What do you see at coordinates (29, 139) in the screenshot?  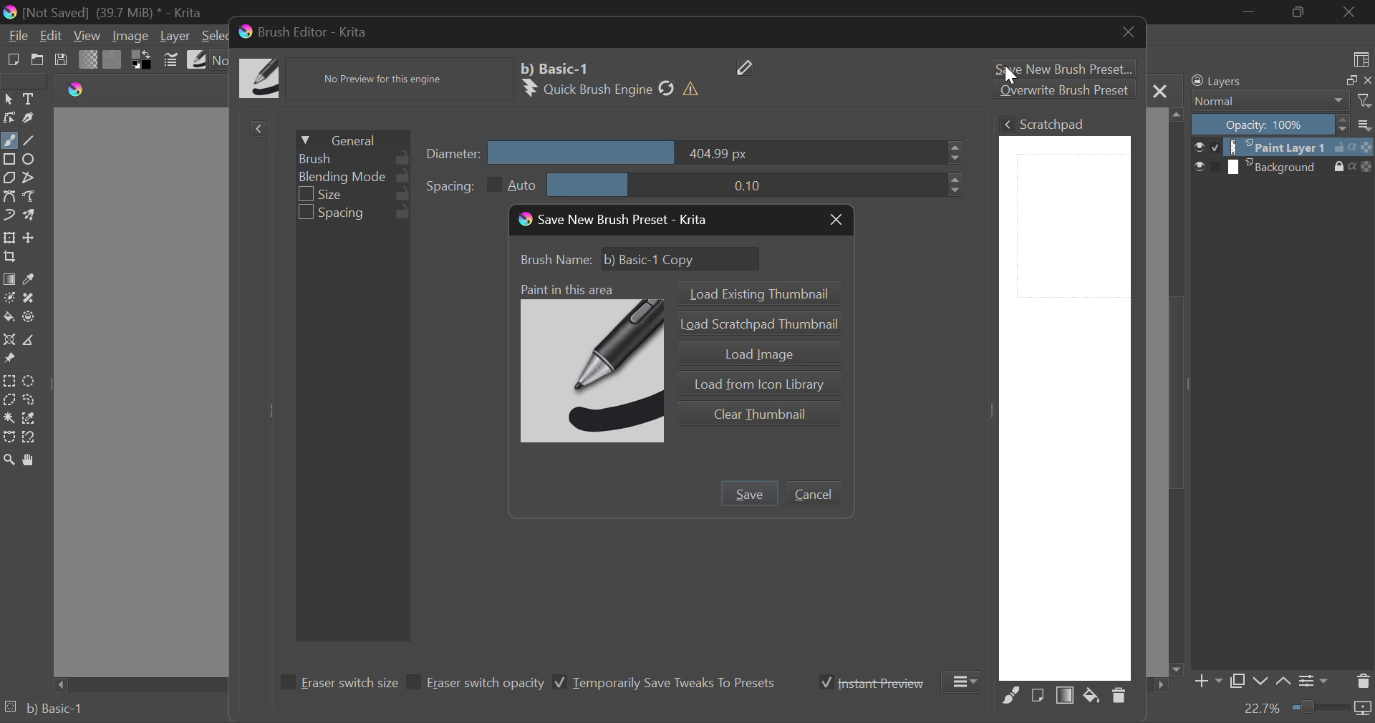 I see `Line` at bounding box center [29, 139].